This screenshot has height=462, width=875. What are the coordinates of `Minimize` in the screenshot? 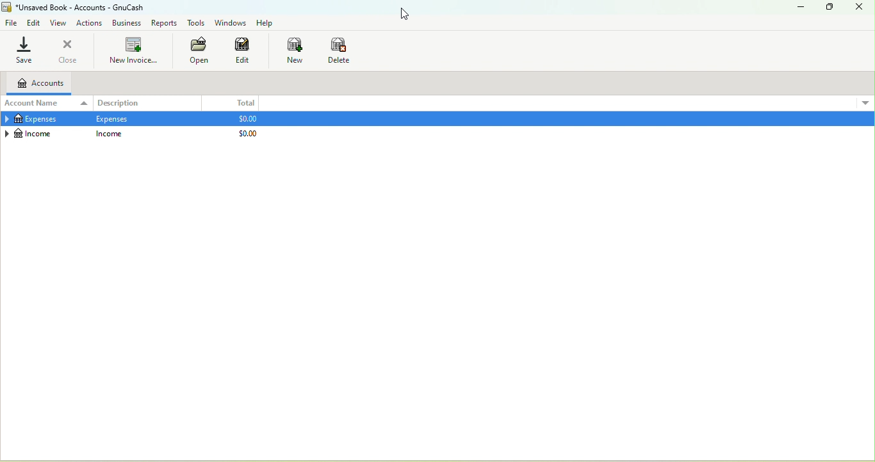 It's located at (799, 8).